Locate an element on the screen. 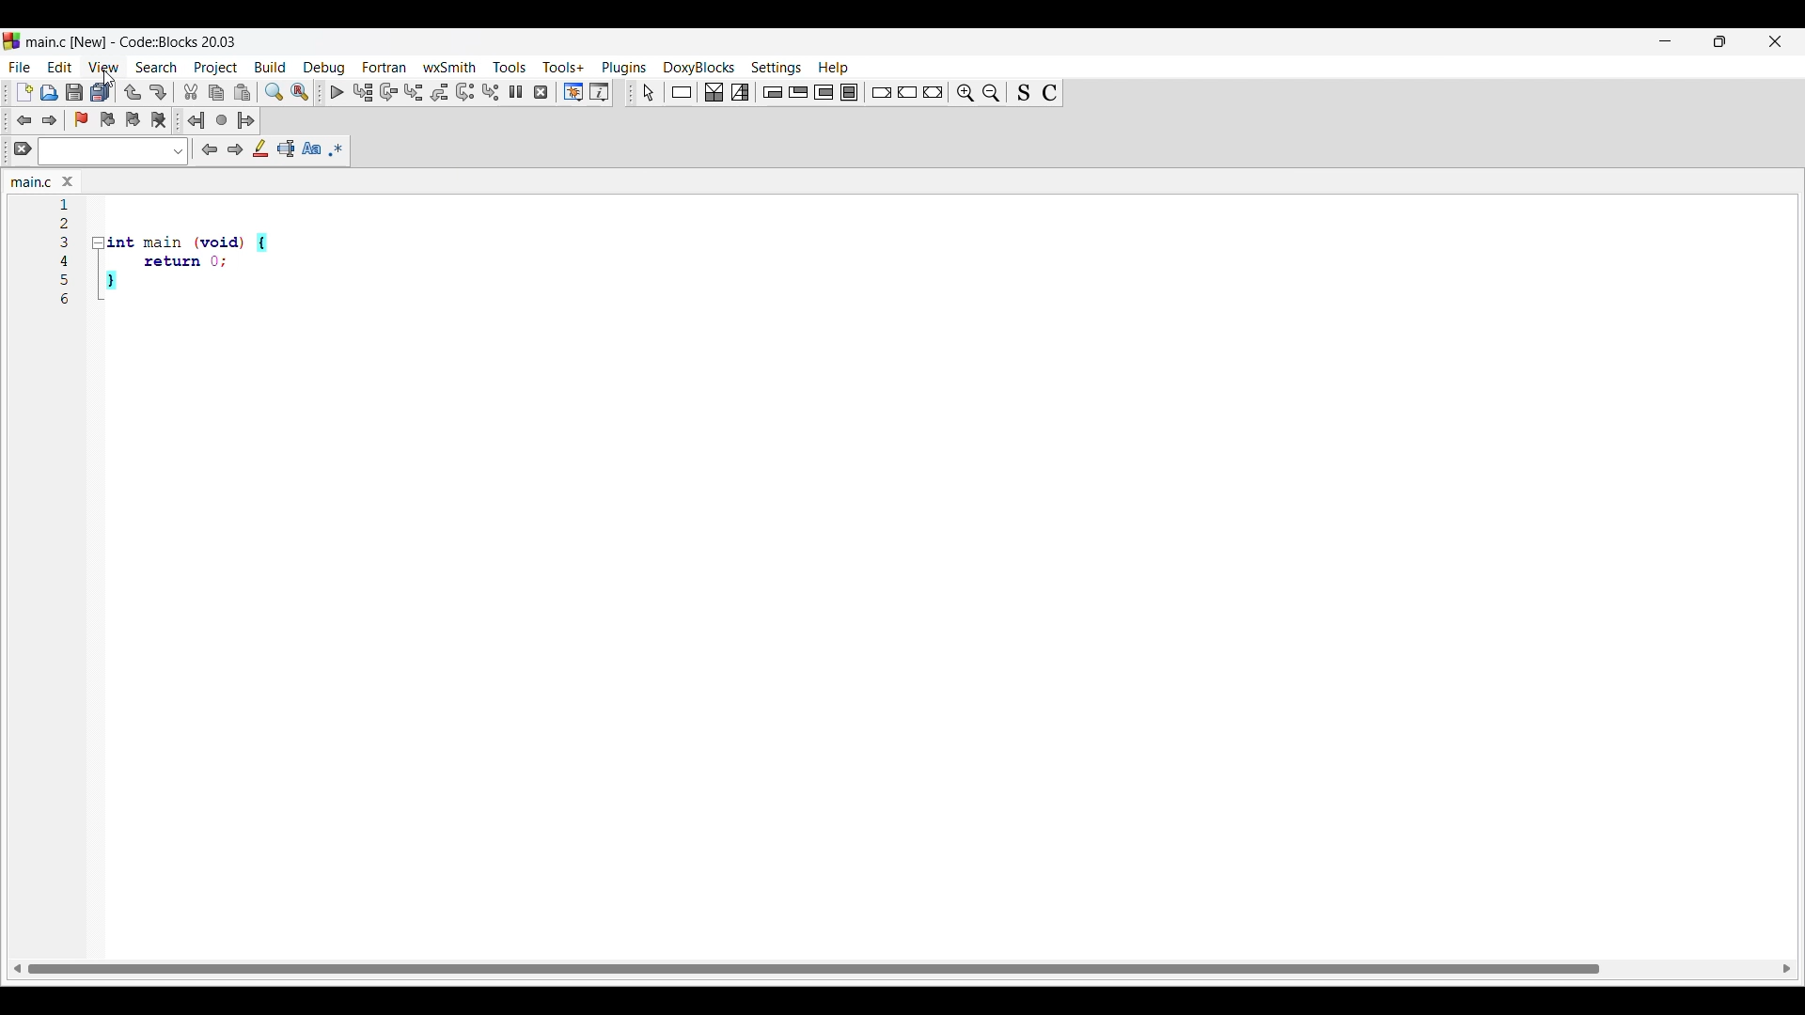 The image size is (1805, 1015). Next instruction is located at coordinates (465, 92).